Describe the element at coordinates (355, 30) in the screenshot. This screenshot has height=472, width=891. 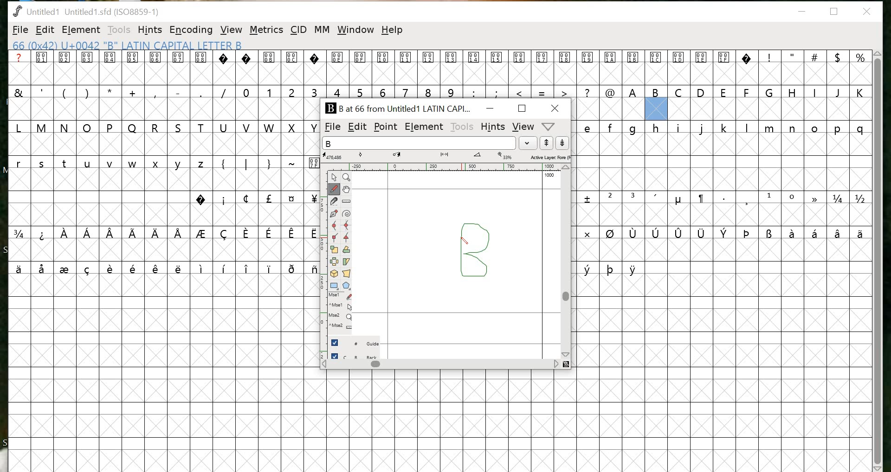
I see `window` at that location.